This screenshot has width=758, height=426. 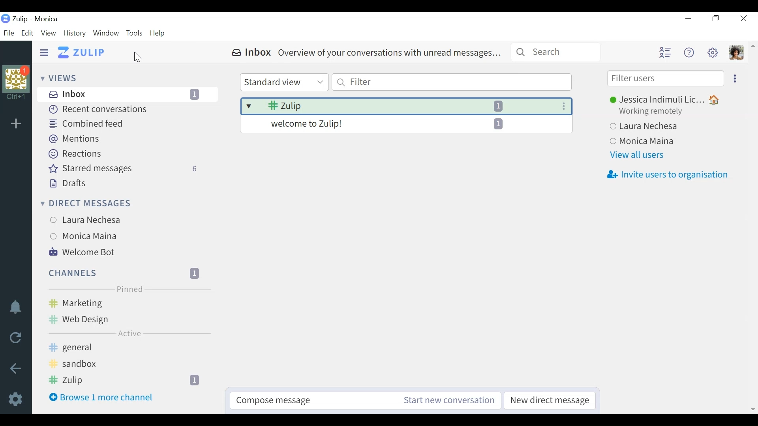 What do you see at coordinates (28, 34) in the screenshot?
I see `Edit` at bounding box center [28, 34].